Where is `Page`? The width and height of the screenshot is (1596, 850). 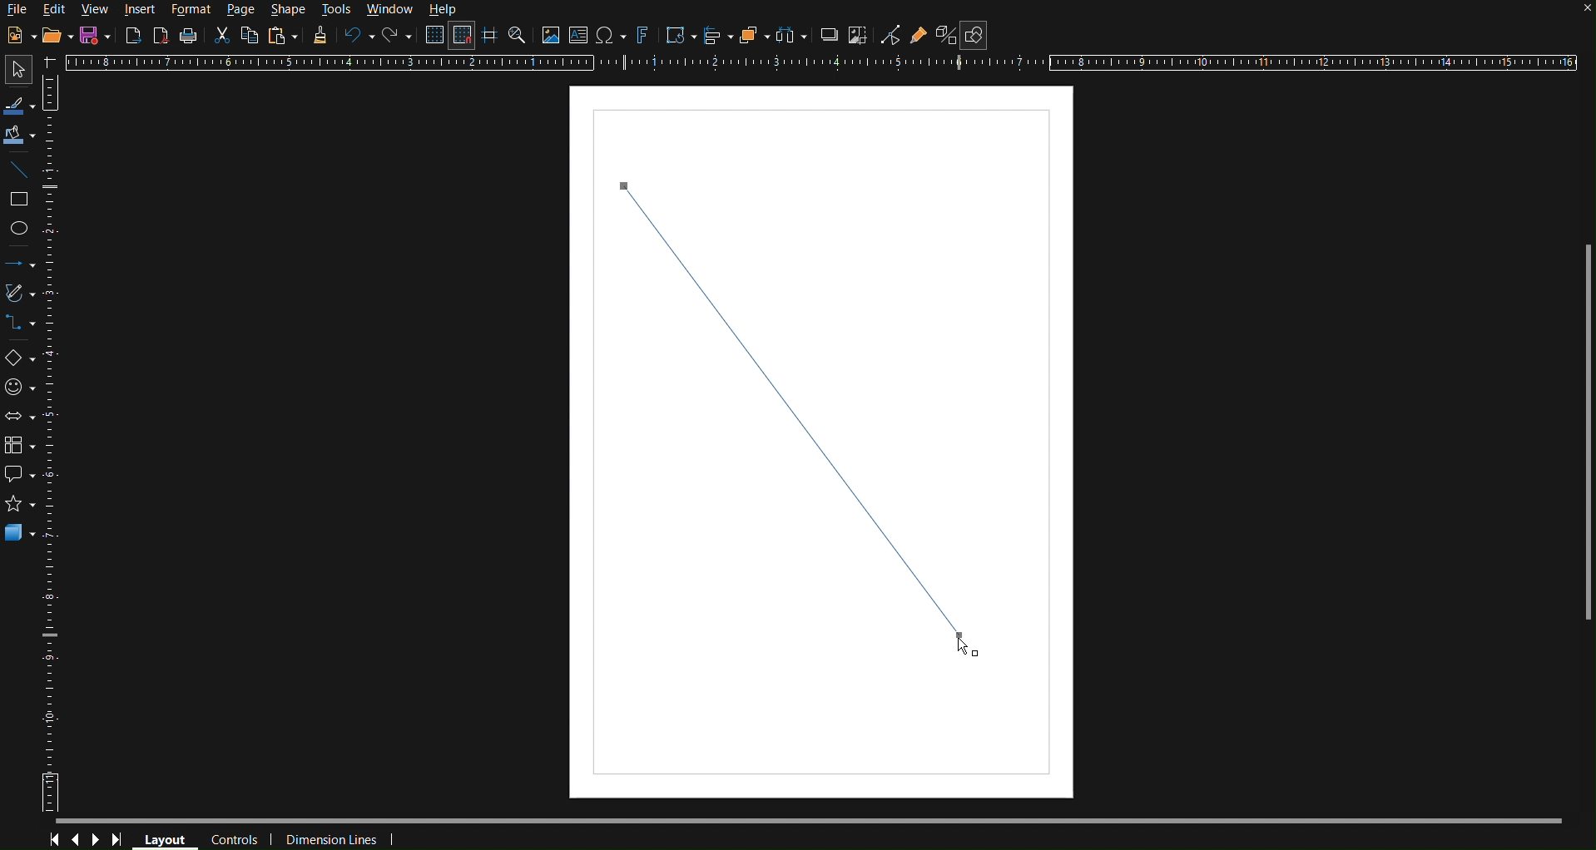 Page is located at coordinates (239, 11).